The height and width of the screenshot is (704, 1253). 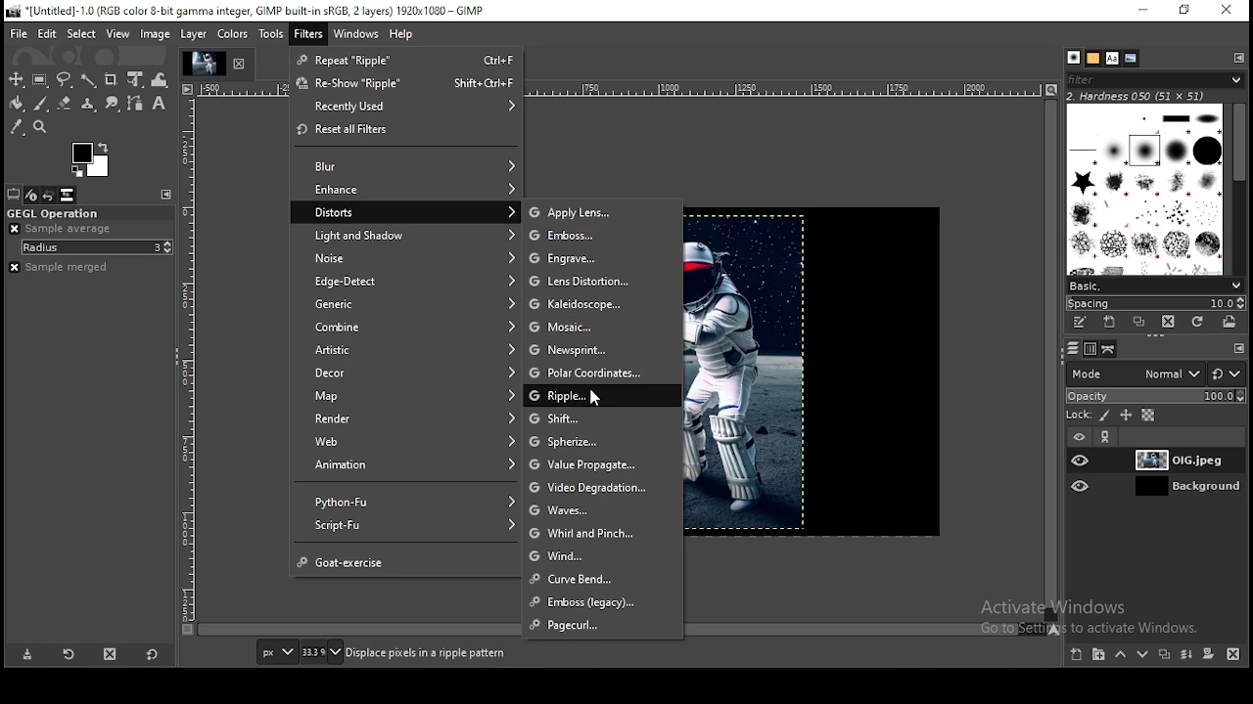 What do you see at coordinates (602, 508) in the screenshot?
I see `waves` at bounding box center [602, 508].